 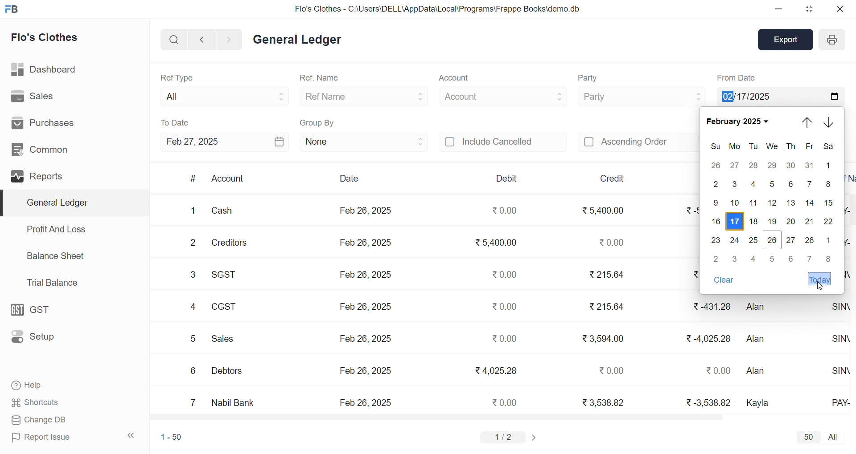 I want to click on 30, so click(x=791, y=166).